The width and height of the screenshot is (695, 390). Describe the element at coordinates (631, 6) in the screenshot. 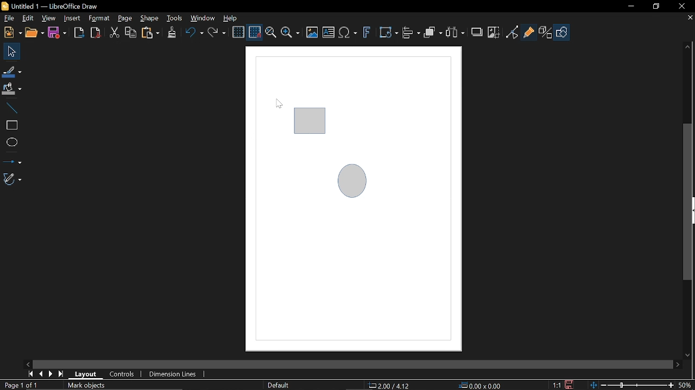

I see `Minimize` at that location.